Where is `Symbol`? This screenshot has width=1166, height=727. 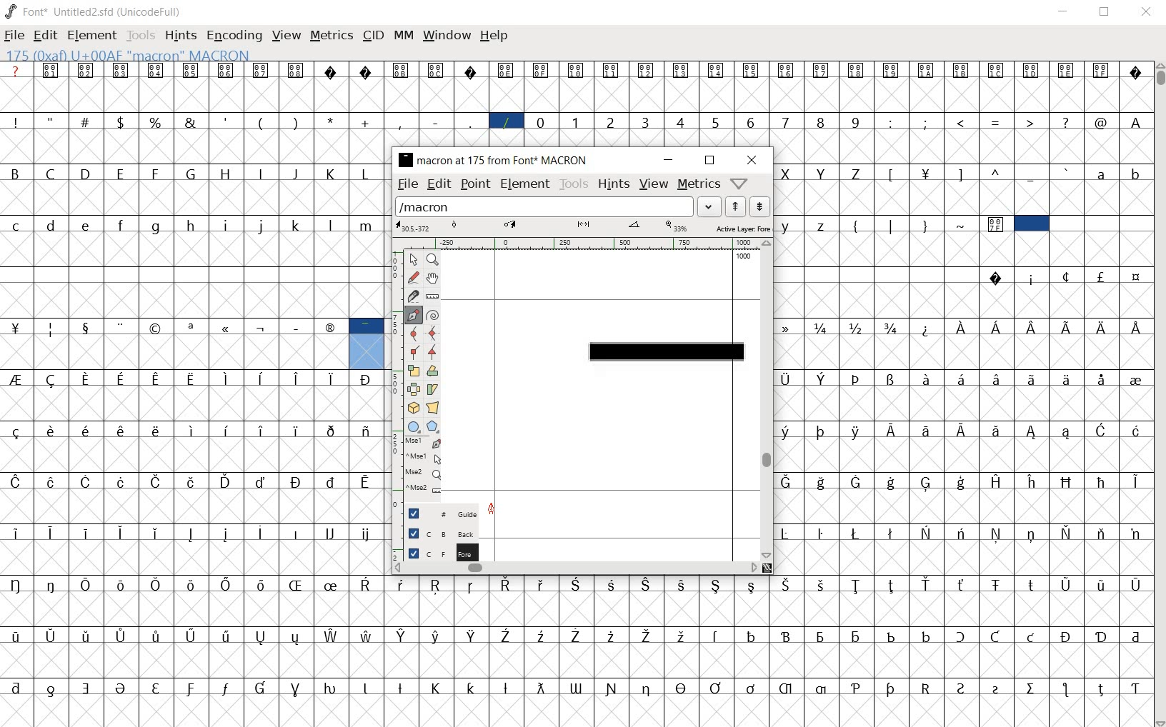 Symbol is located at coordinates (193, 634).